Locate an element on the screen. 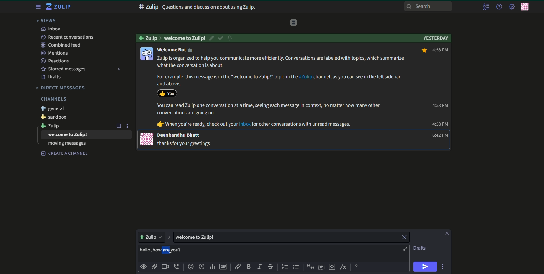 This screenshot has height=274, width=544. welcome Bot is located at coordinates (175, 50).